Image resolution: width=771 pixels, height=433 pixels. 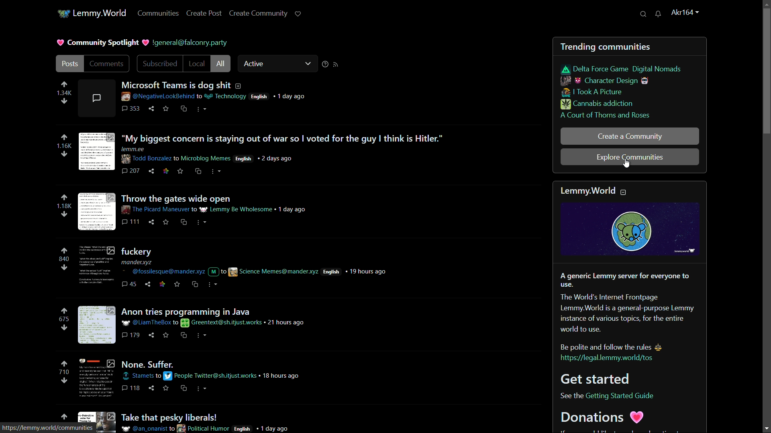 What do you see at coordinates (98, 212) in the screenshot?
I see `image` at bounding box center [98, 212].